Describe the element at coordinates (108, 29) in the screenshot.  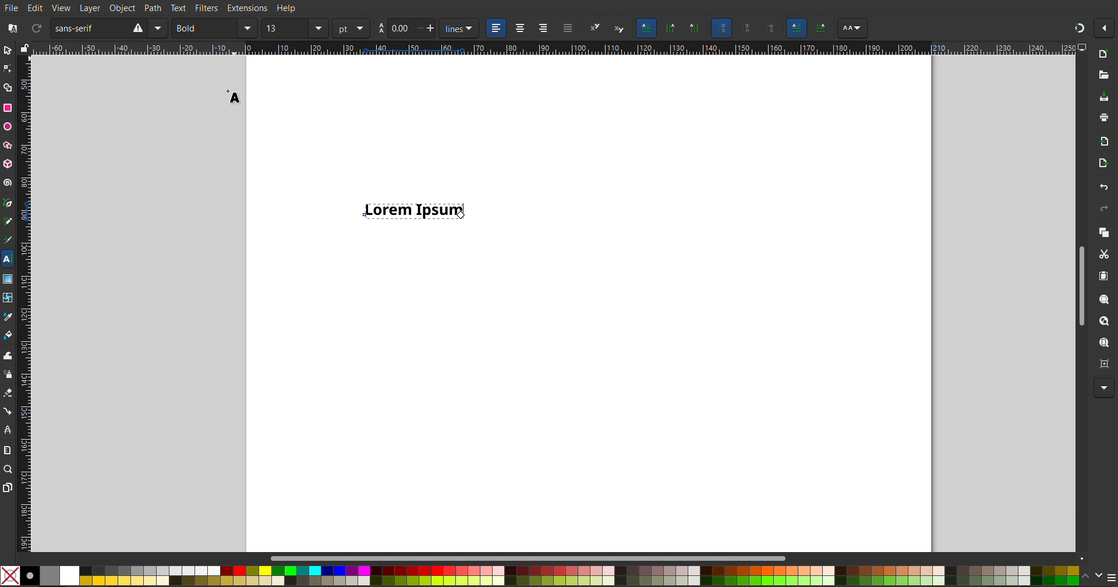
I see `Font` at that location.